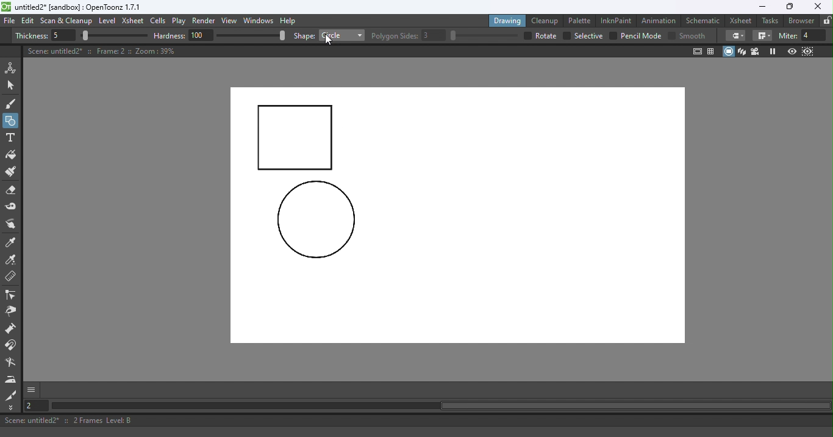 The image size is (833, 437). I want to click on slider, so click(251, 35).